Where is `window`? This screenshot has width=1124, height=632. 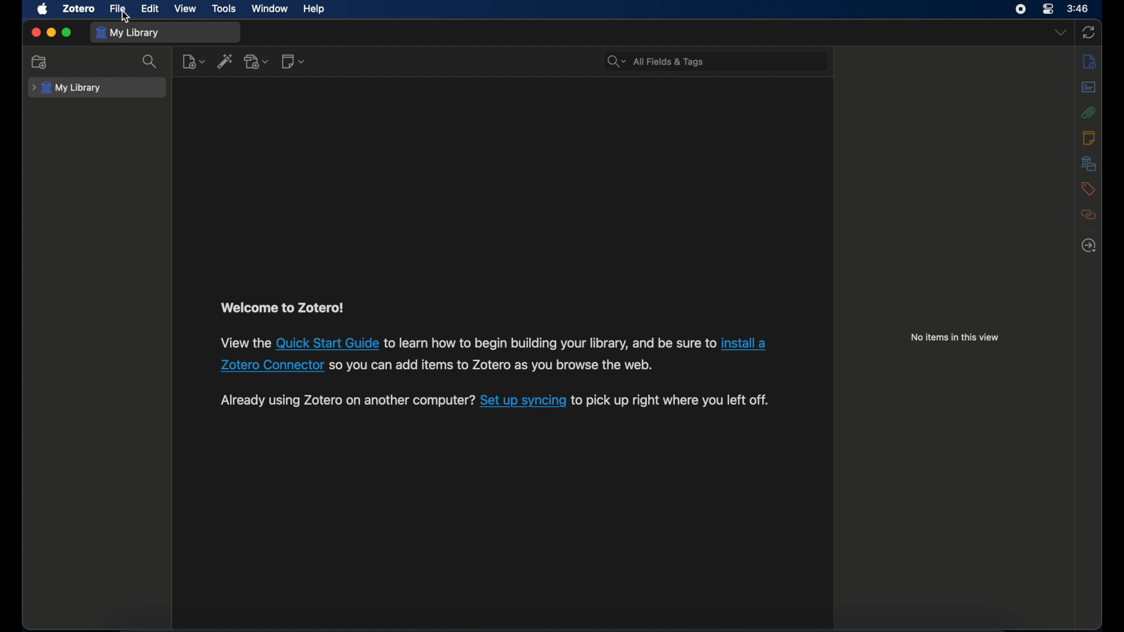
window is located at coordinates (270, 9).